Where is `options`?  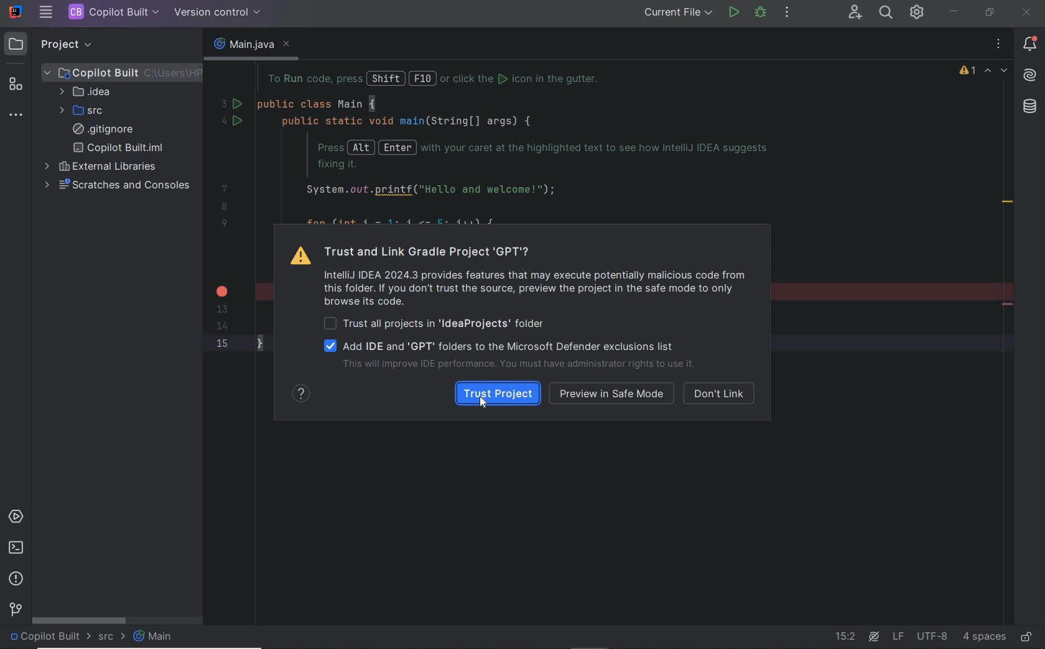 options is located at coordinates (999, 45).